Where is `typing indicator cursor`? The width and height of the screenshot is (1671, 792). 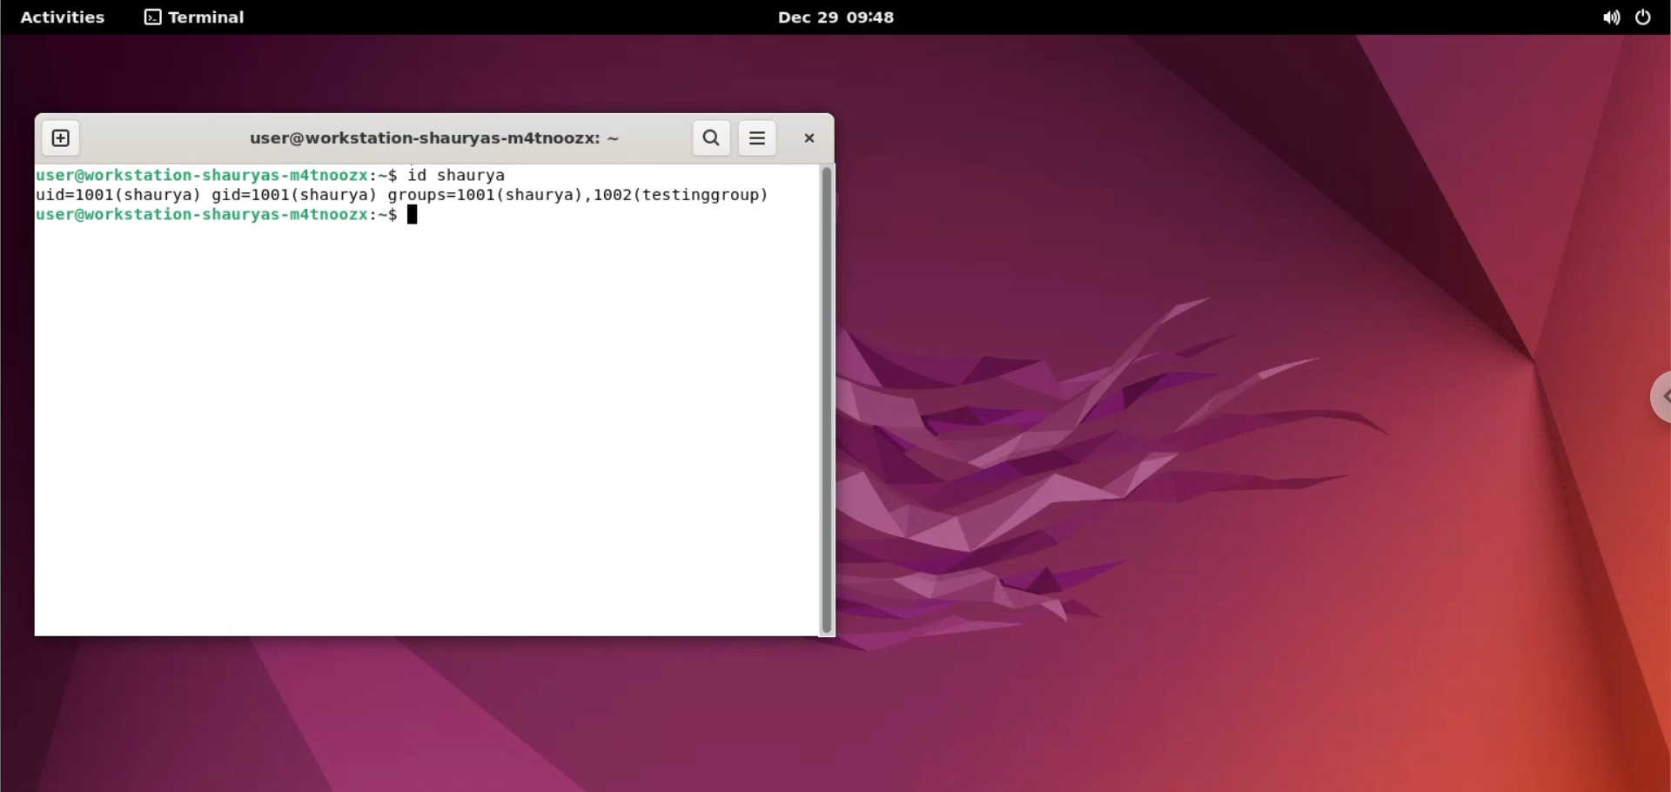 typing indicator cursor is located at coordinates (413, 218).